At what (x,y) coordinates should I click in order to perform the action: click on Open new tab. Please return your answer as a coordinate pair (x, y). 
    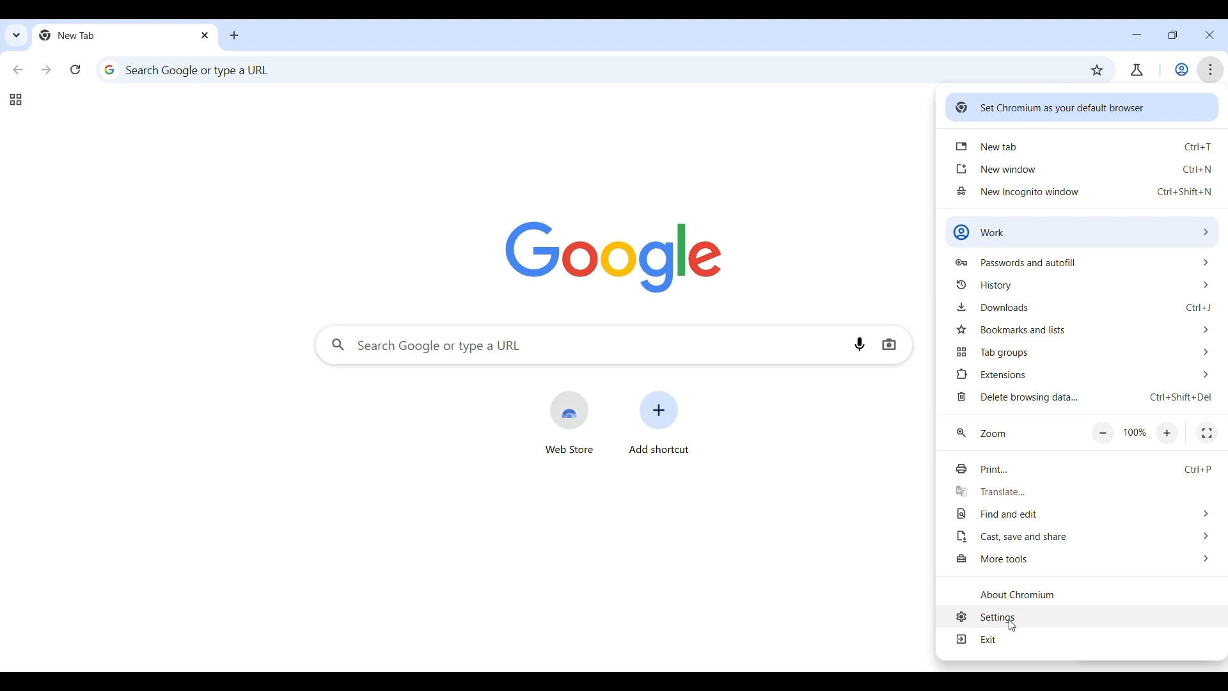
    Looking at the image, I should click on (1080, 146).